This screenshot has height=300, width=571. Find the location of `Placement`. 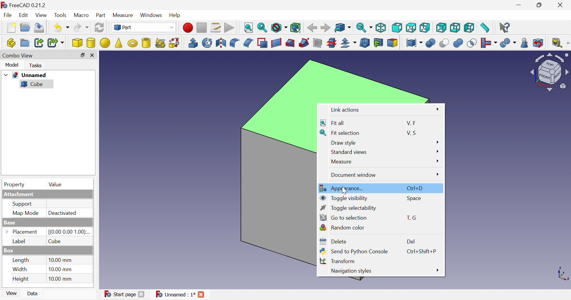

Placement is located at coordinates (21, 232).